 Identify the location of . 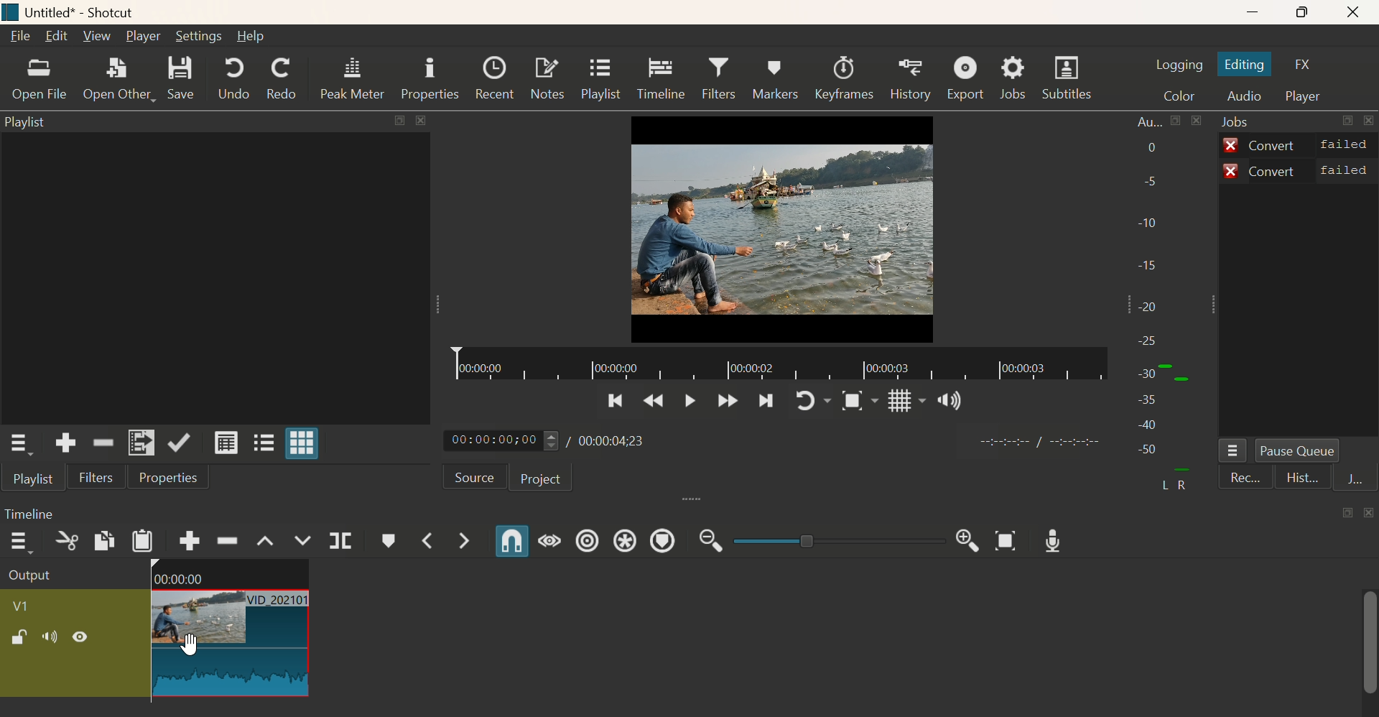
(712, 540).